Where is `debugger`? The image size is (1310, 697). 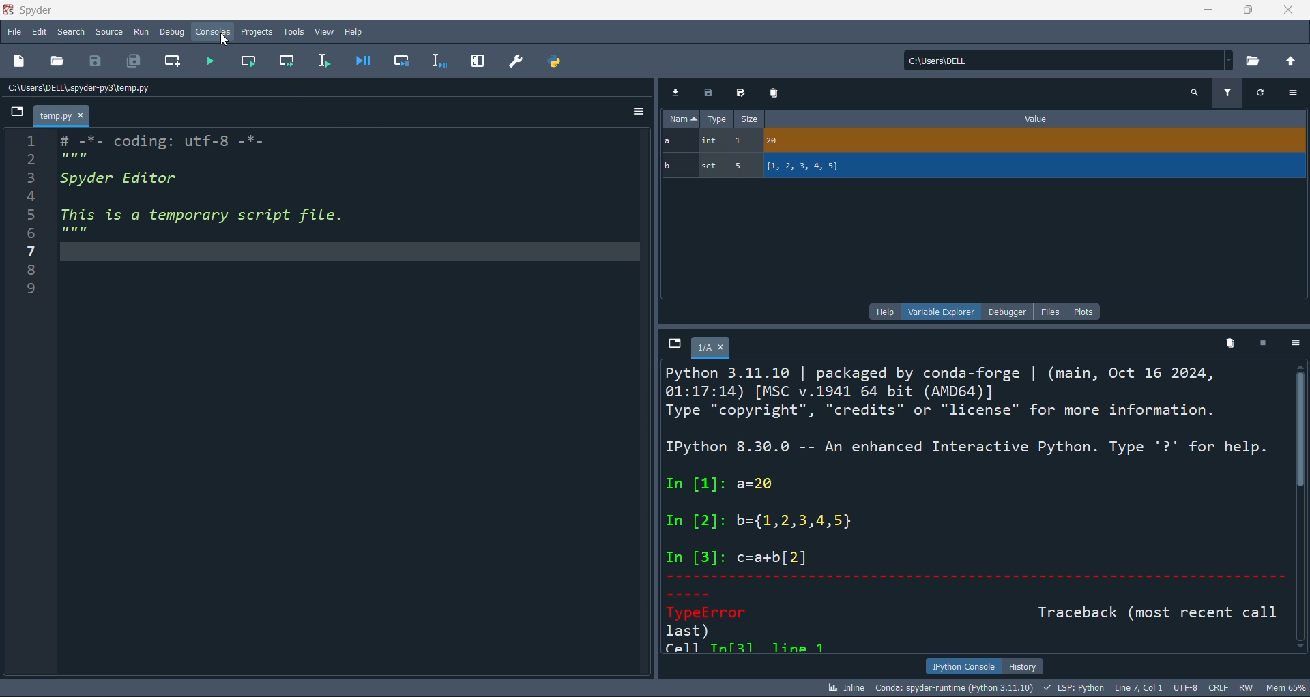
debugger is located at coordinates (1008, 312).